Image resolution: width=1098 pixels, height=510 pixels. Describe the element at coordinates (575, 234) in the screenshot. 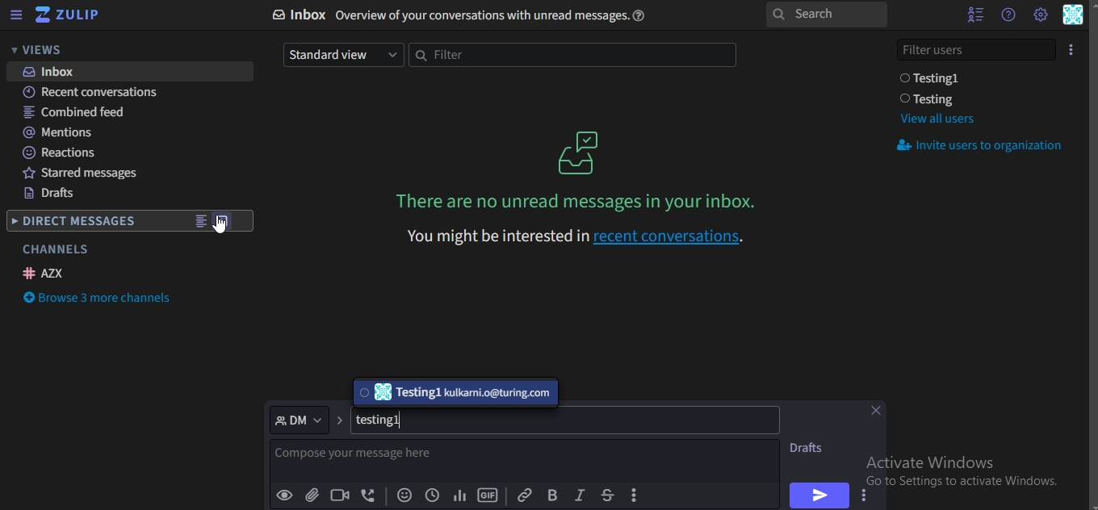

I see `recent conversations.` at that location.